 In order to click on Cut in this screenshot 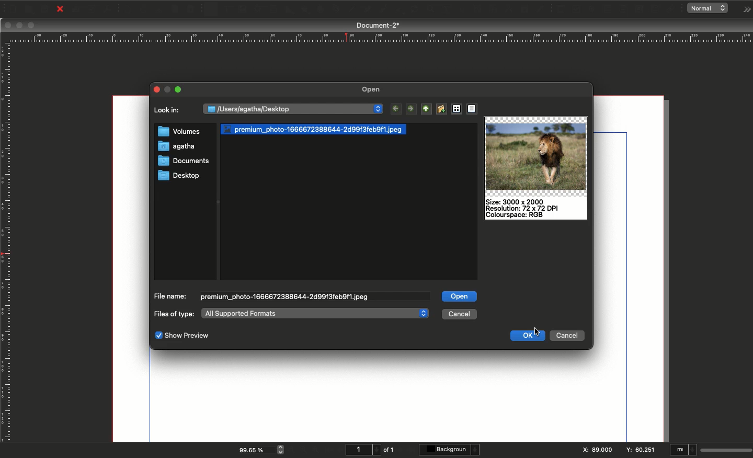, I will do `click(159, 9)`.